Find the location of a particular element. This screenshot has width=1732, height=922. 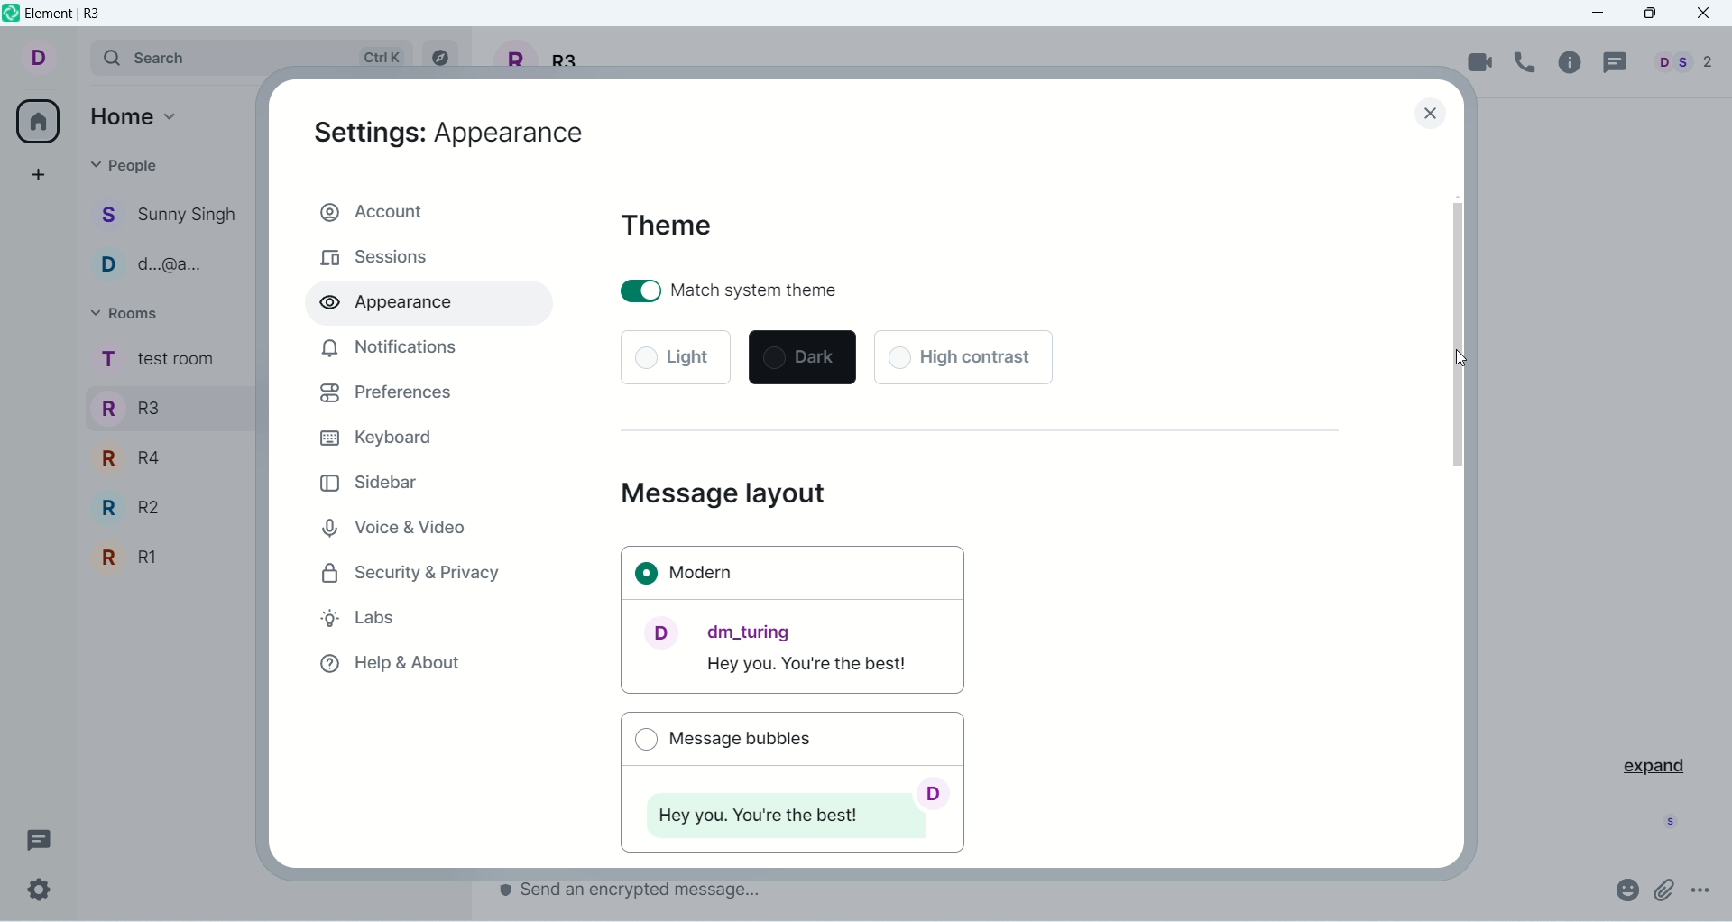

sidebar is located at coordinates (372, 482).